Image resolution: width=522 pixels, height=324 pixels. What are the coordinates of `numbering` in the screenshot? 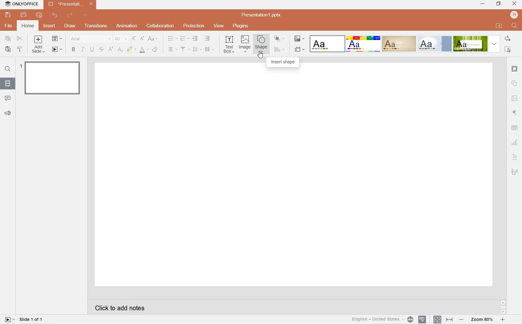 It's located at (184, 39).